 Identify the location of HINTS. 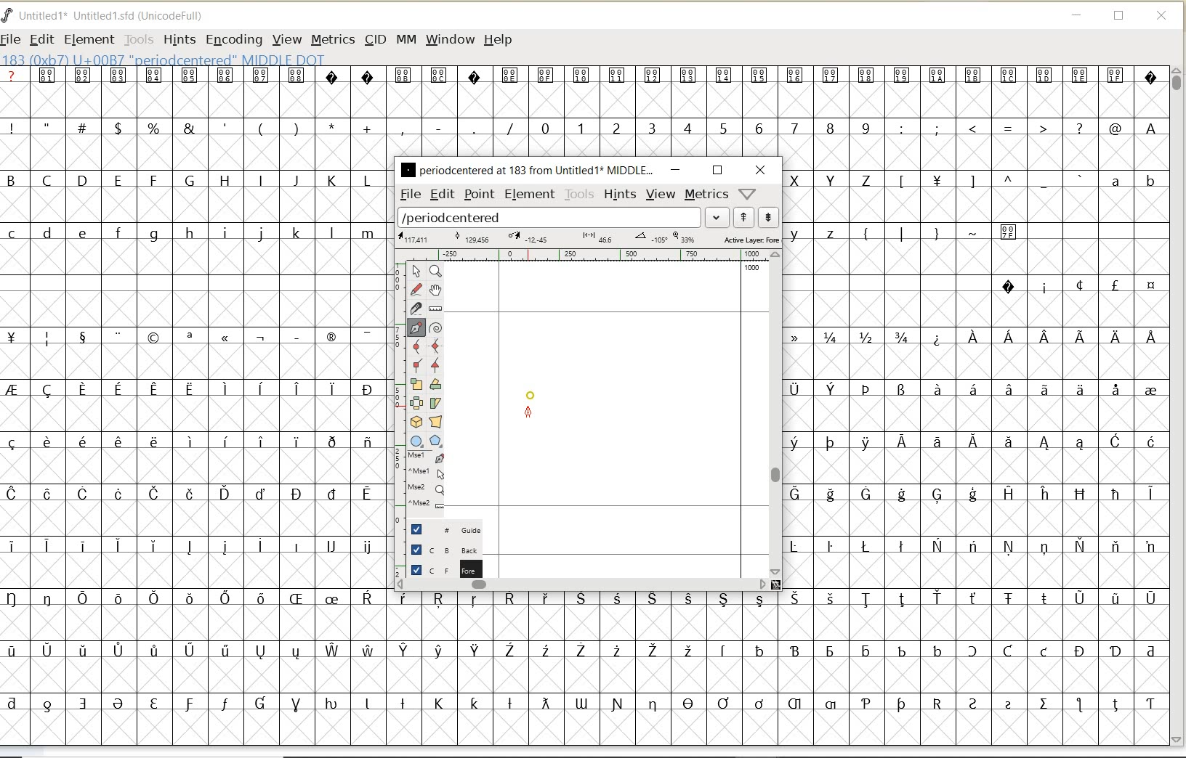
(178, 39).